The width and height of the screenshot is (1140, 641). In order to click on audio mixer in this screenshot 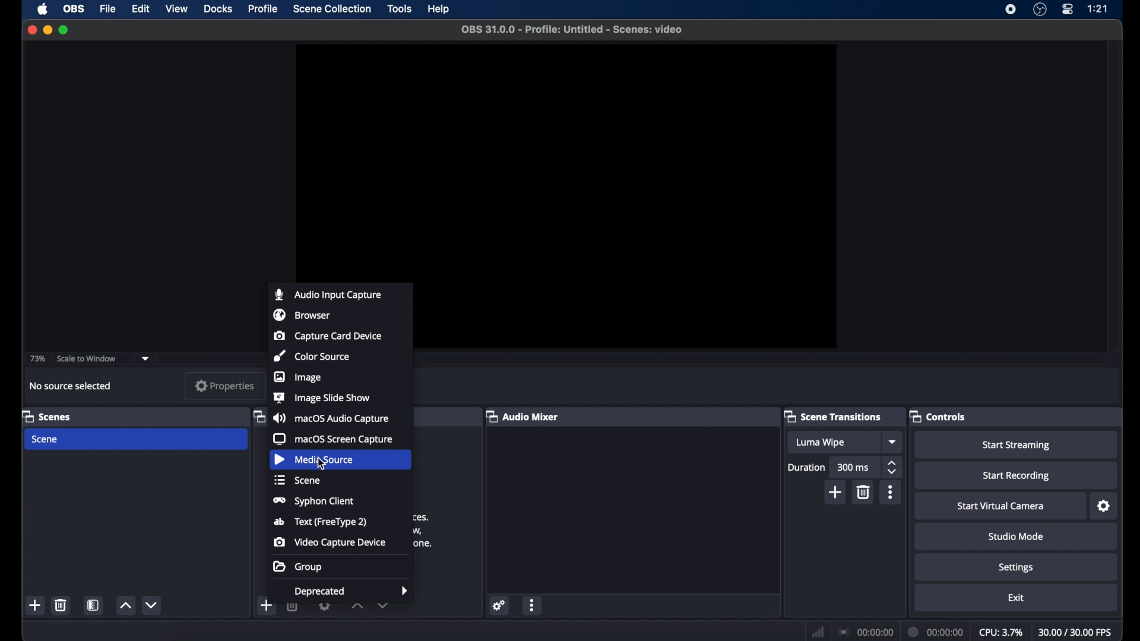, I will do `click(523, 417)`.